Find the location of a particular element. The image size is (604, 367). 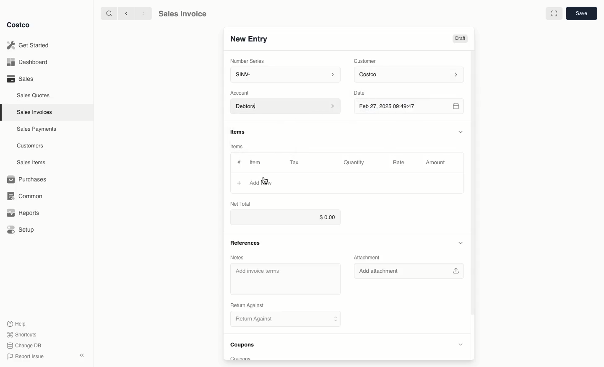

Item is located at coordinates (256, 162).